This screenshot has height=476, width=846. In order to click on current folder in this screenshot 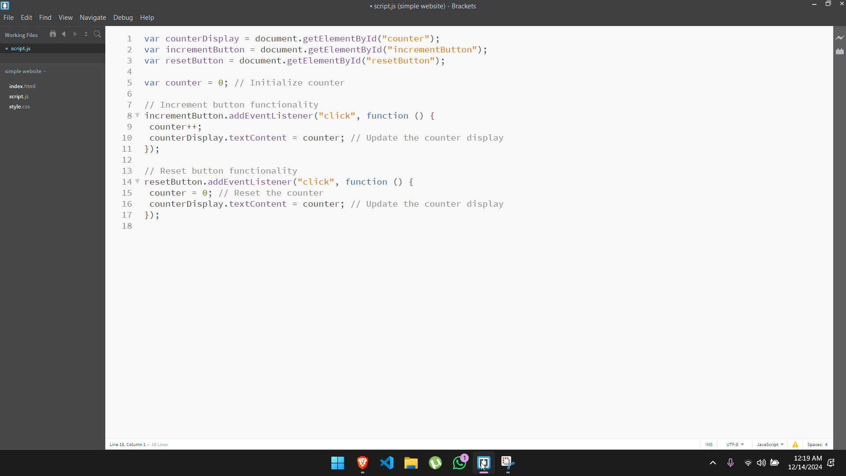, I will do `click(26, 71)`.